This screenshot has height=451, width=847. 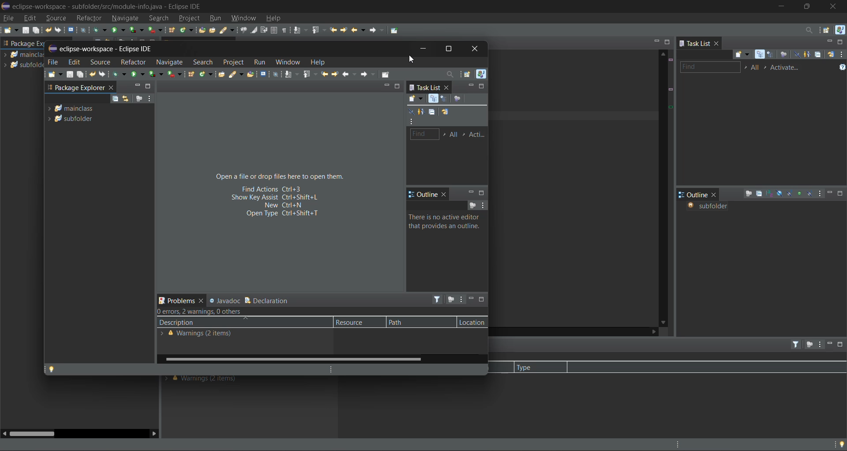 I want to click on hide completed tasks, so click(x=797, y=55).